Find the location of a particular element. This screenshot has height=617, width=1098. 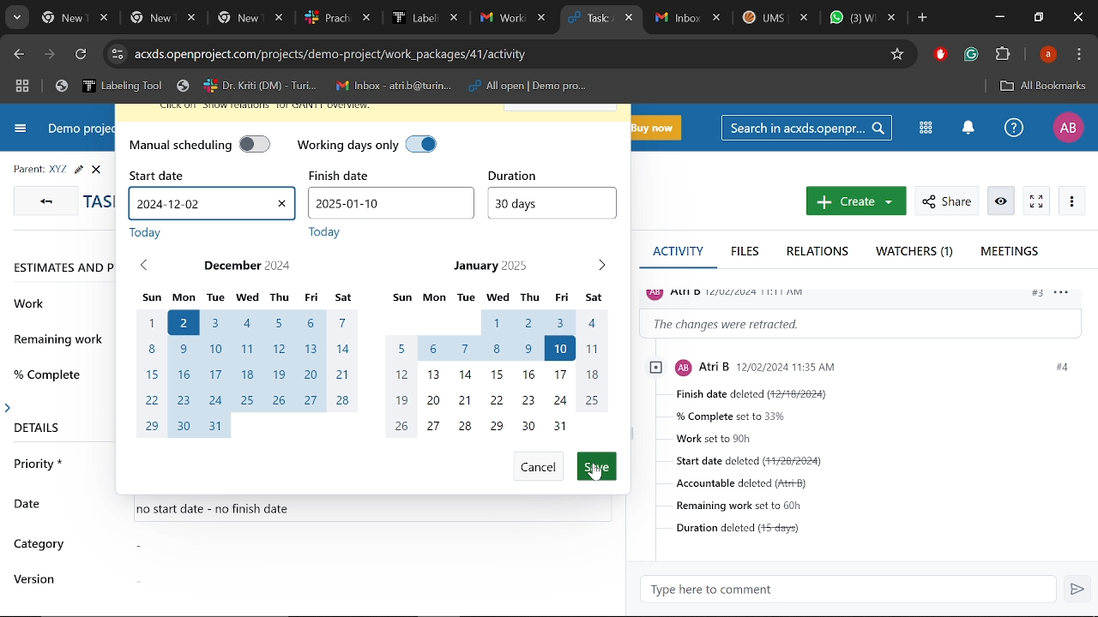

category is located at coordinates (40, 545).